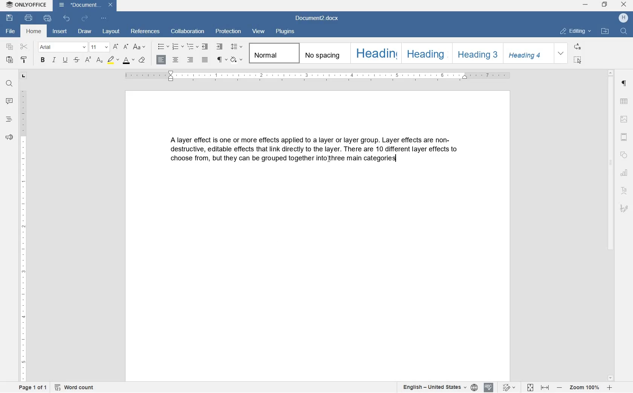 The height and width of the screenshot is (393, 633). I want to click on table , so click(625, 102).